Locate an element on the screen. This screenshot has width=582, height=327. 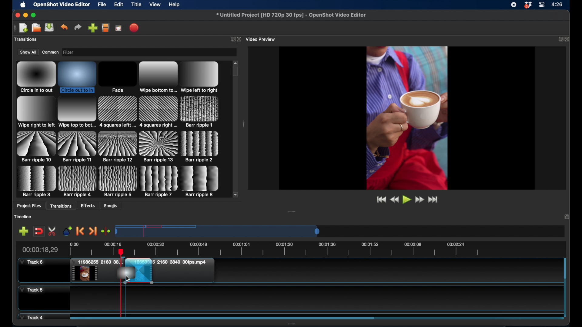
transition is located at coordinates (118, 112).